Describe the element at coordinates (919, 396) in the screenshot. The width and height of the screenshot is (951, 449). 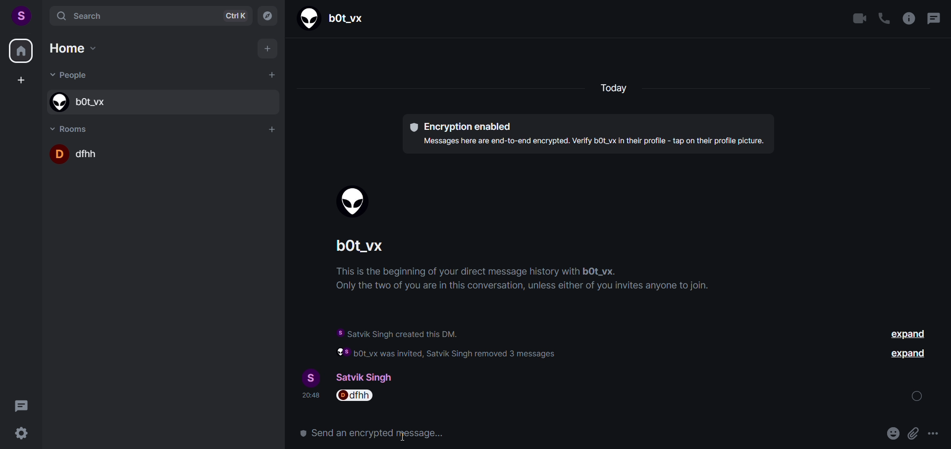
I see `sent` at that location.